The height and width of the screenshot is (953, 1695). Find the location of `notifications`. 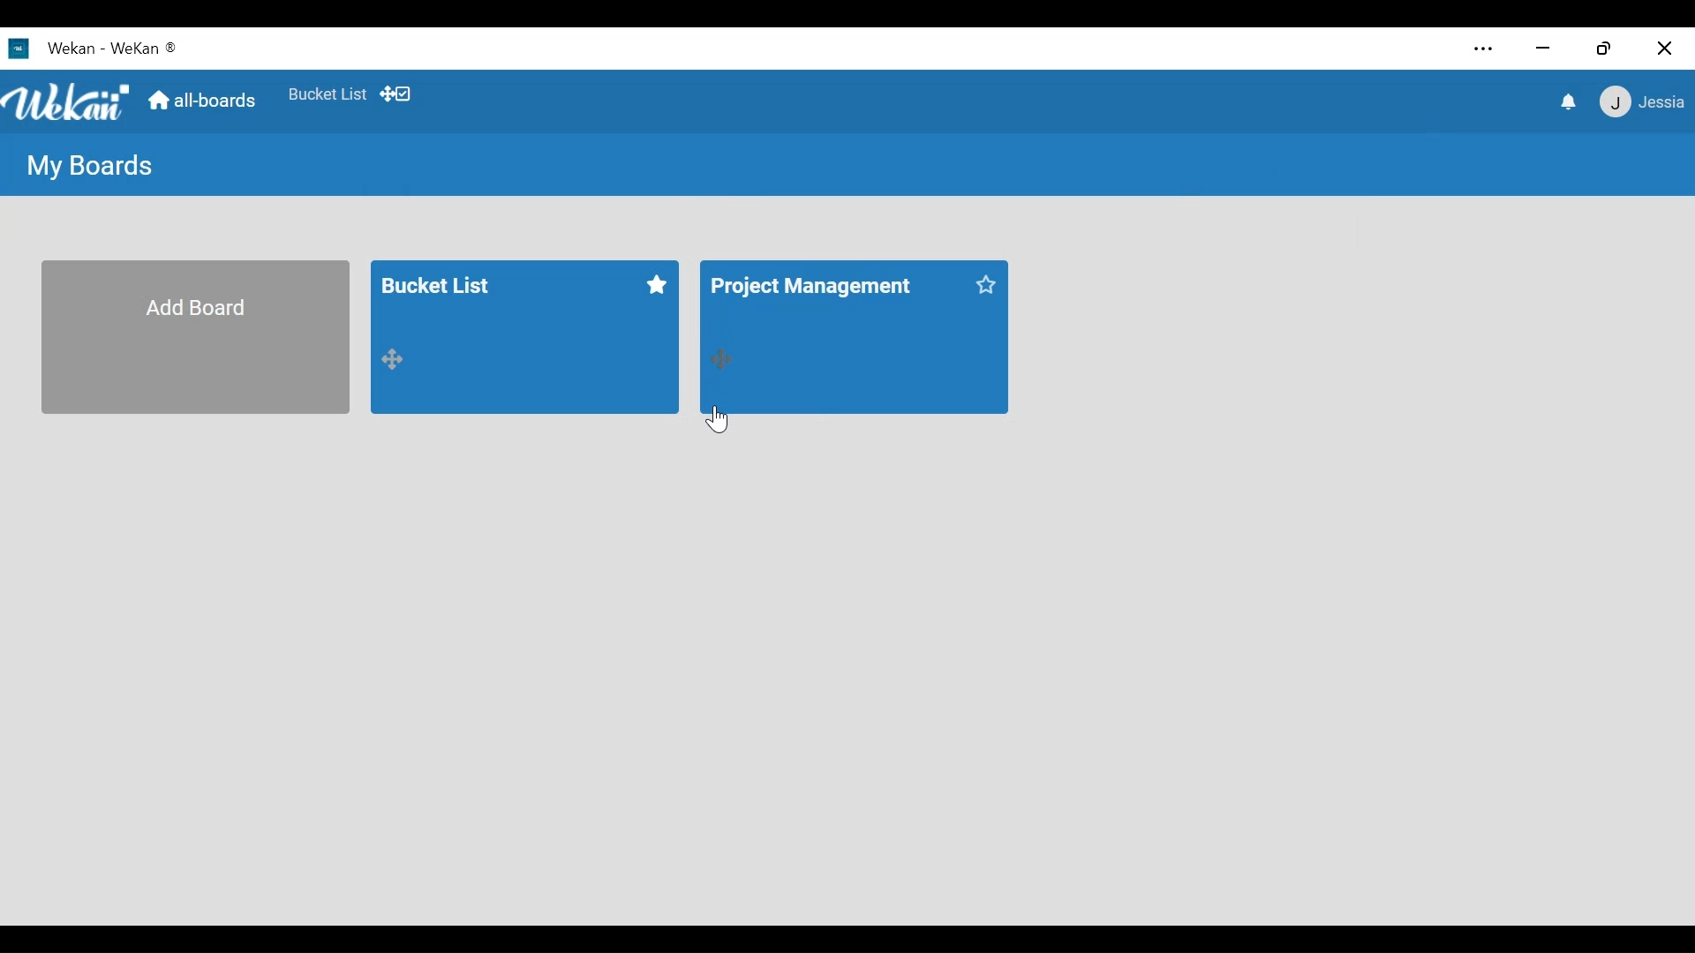

notifications is located at coordinates (1566, 104).